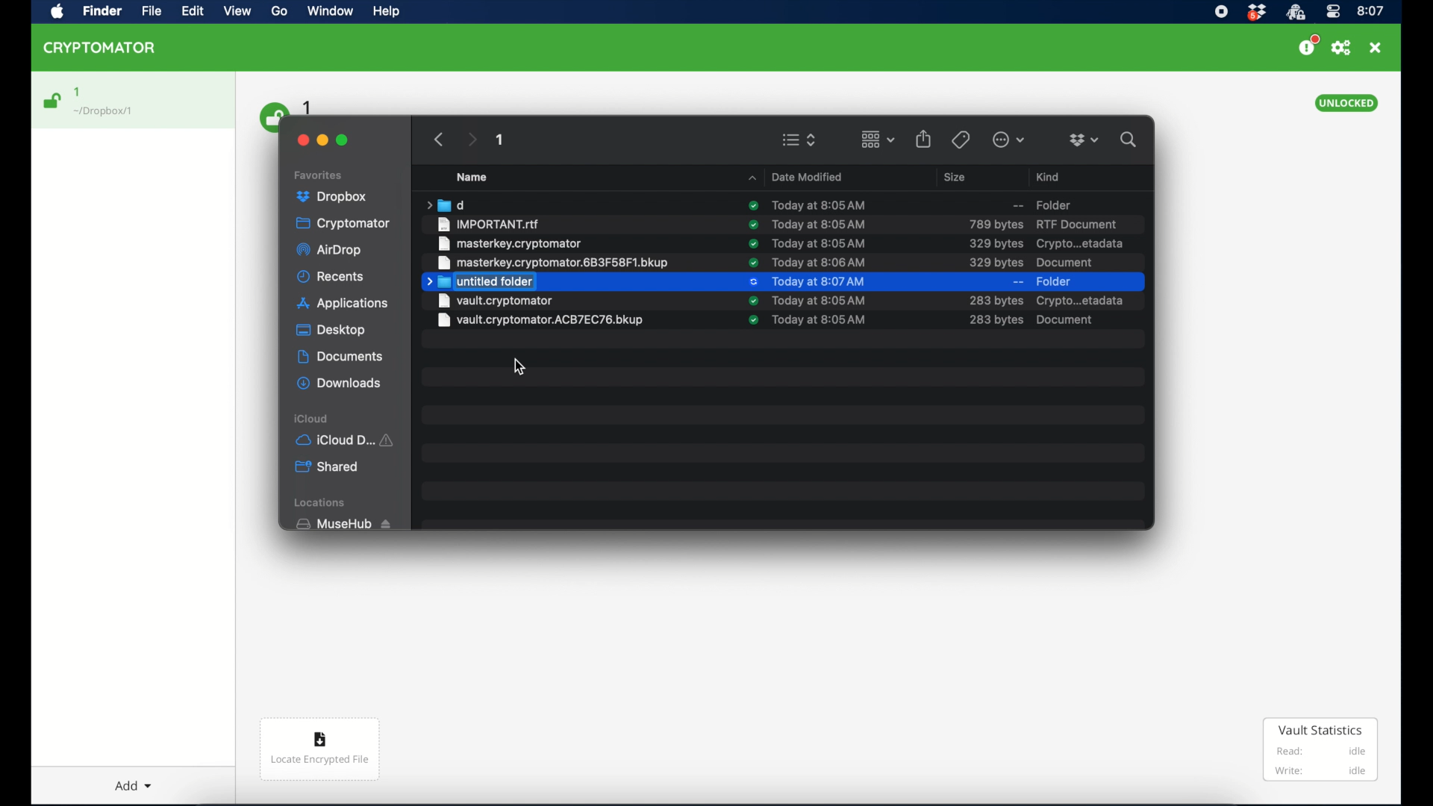  I want to click on date, so click(820, 243).